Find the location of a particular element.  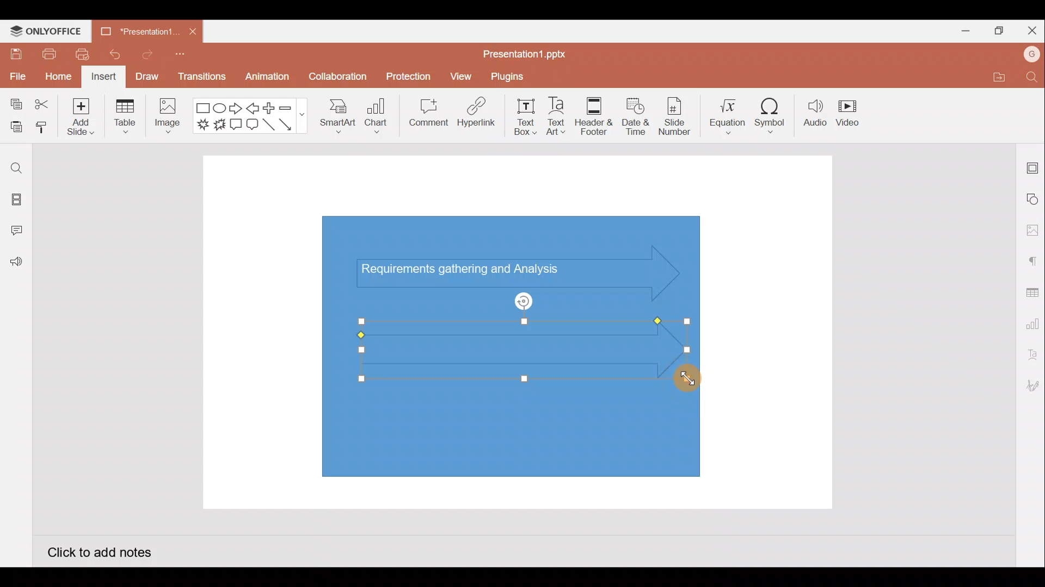

Left arrow is located at coordinates (254, 108).